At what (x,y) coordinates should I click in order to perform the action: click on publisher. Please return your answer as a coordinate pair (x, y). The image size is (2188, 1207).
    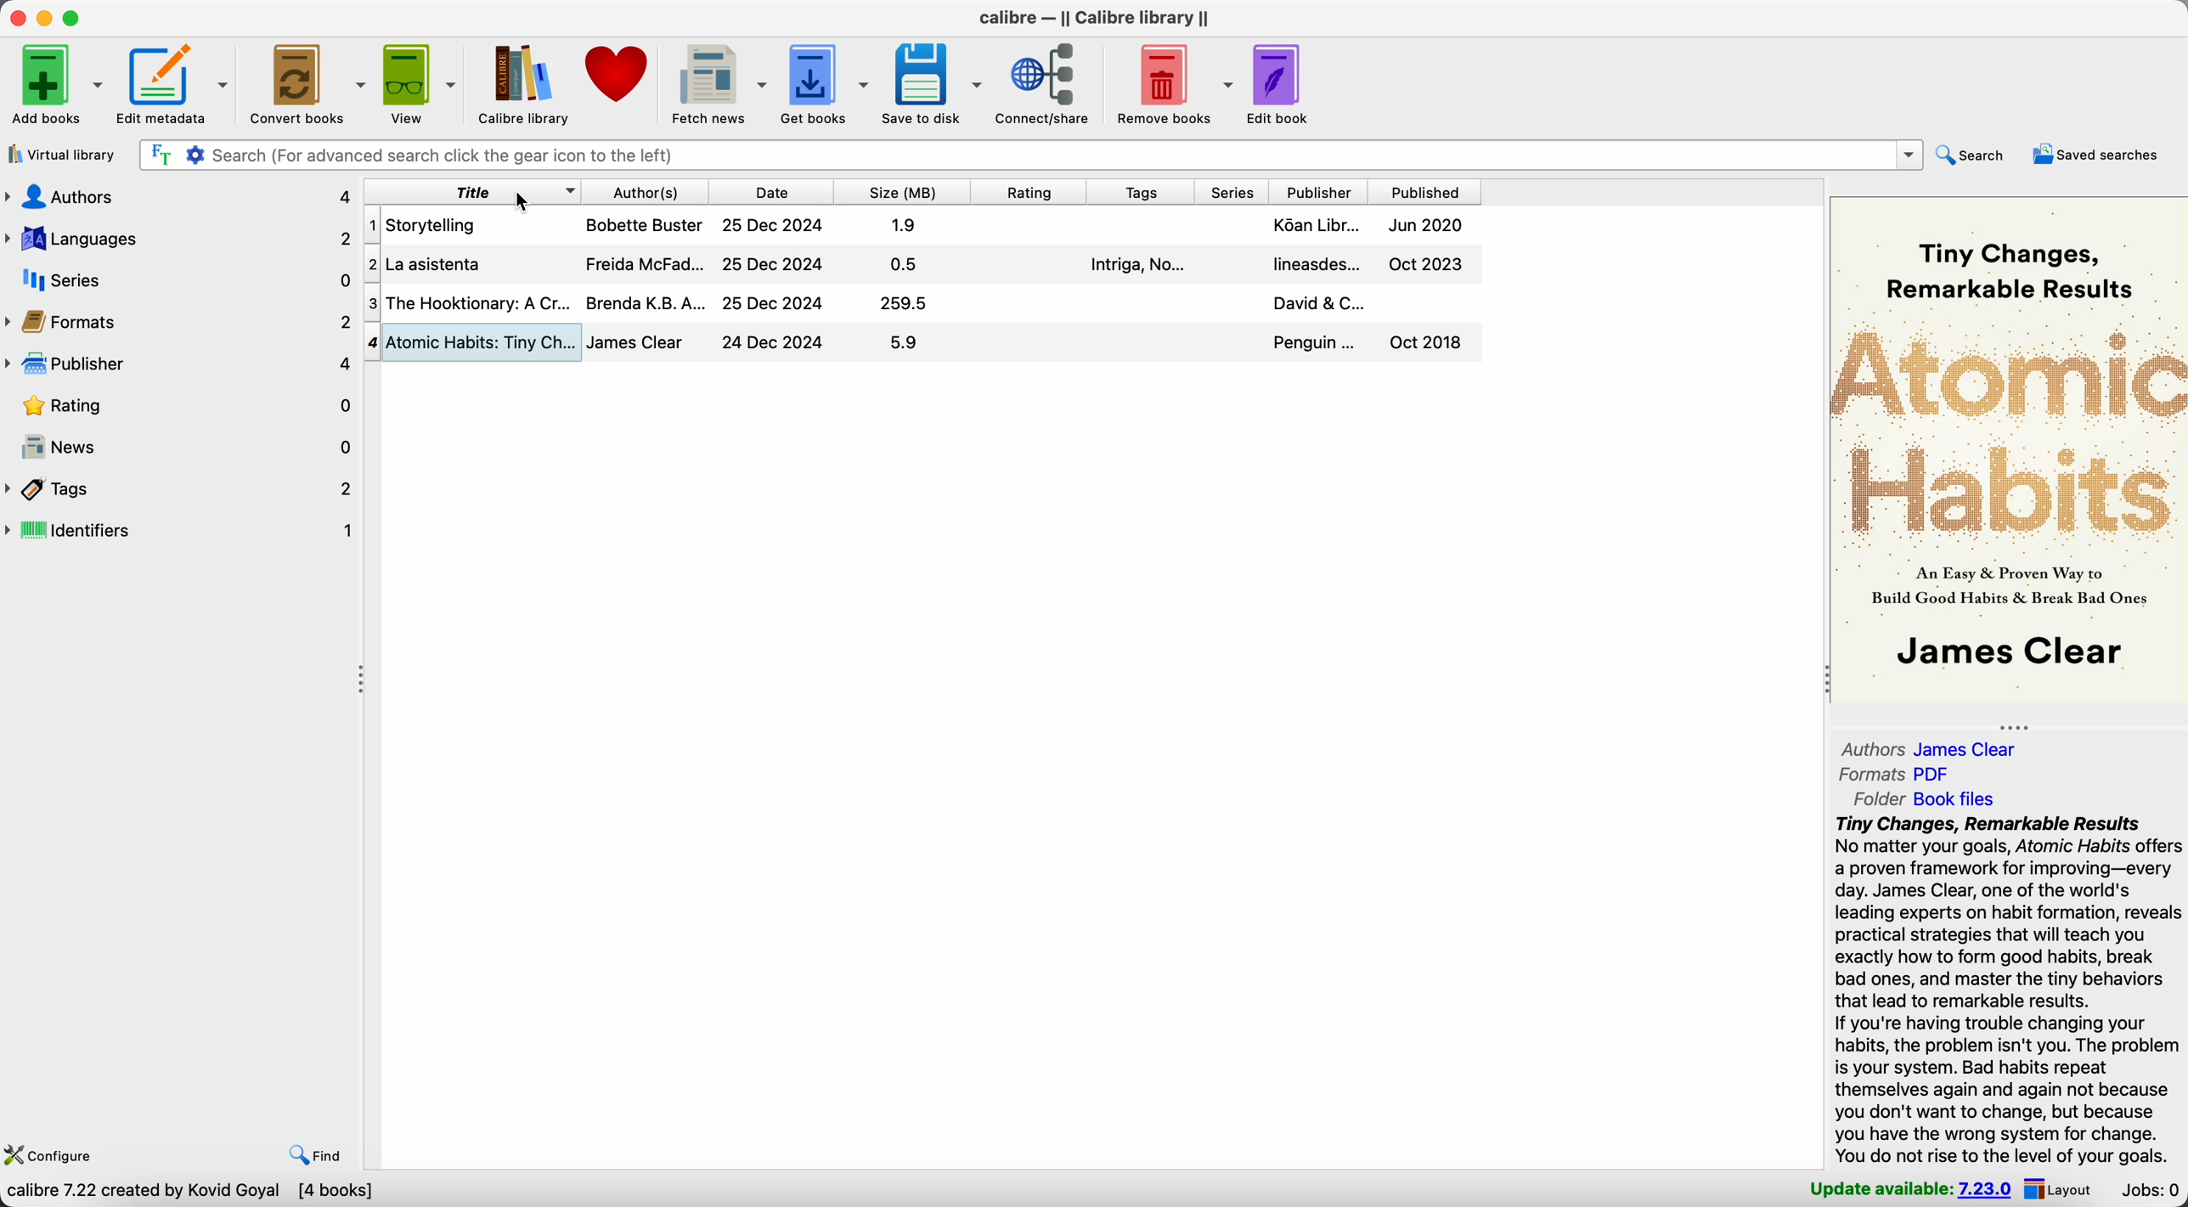
    Looking at the image, I should click on (1321, 190).